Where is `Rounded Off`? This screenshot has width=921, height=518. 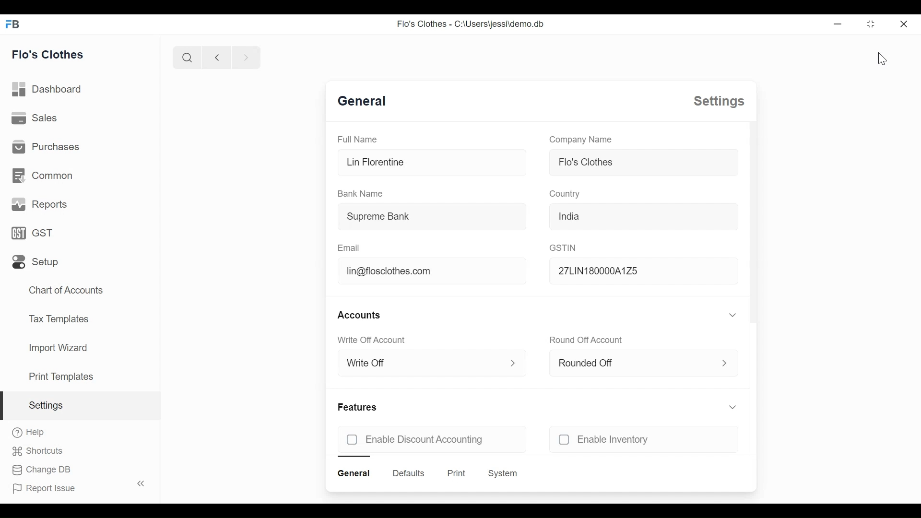
Rounded Off is located at coordinates (590, 364).